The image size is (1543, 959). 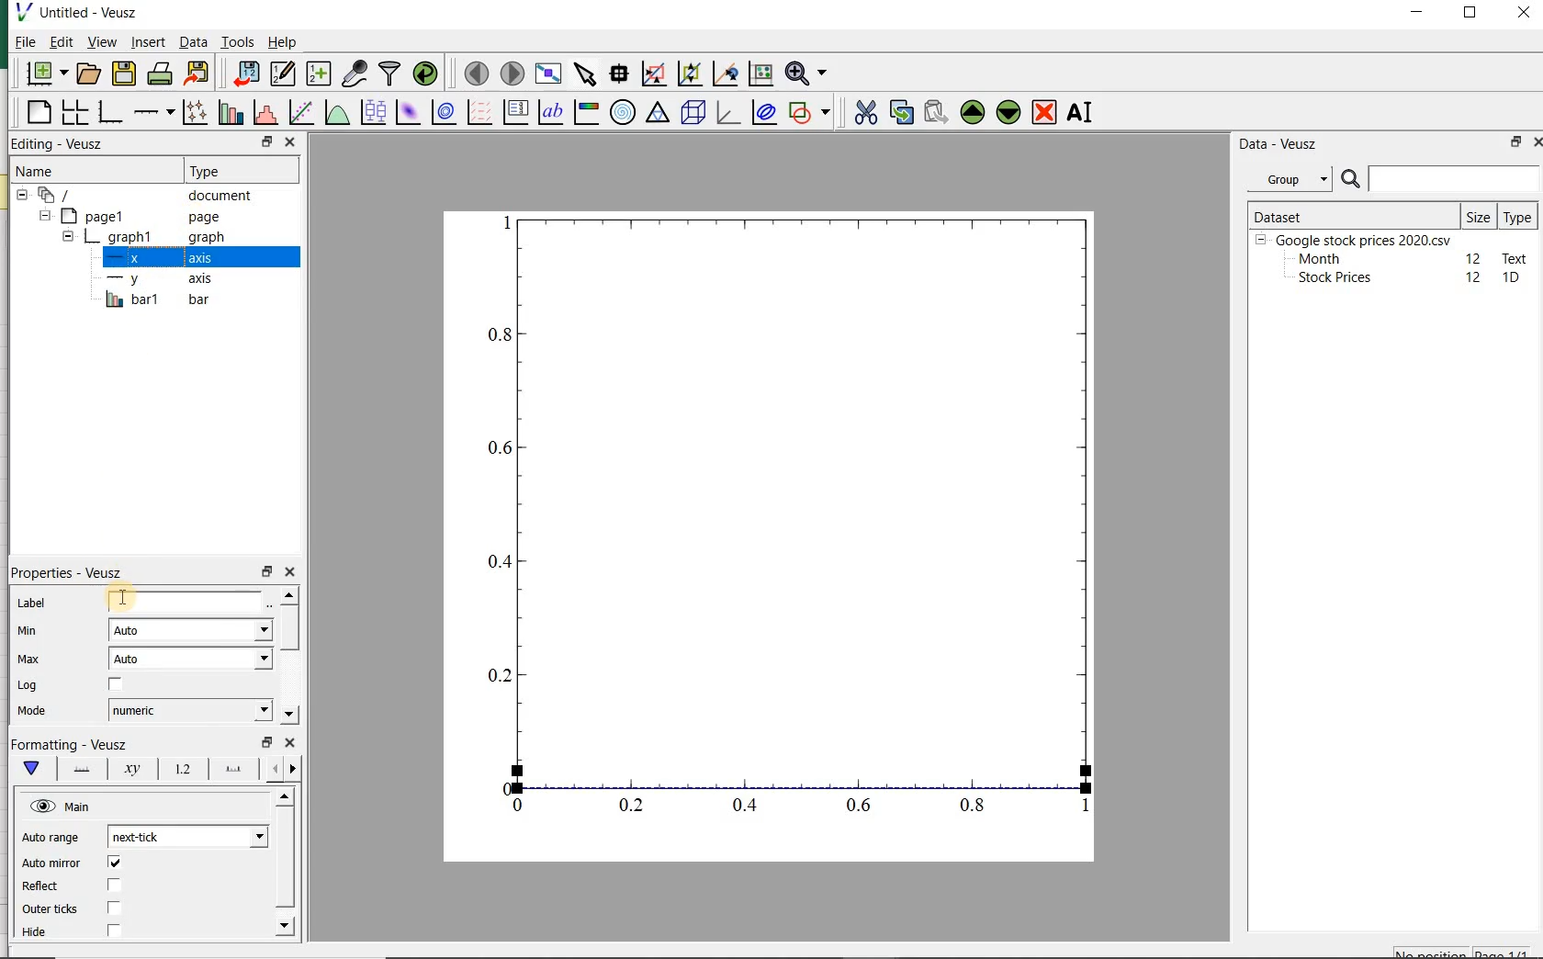 What do you see at coordinates (51, 839) in the screenshot?
I see `Auto range` at bounding box center [51, 839].